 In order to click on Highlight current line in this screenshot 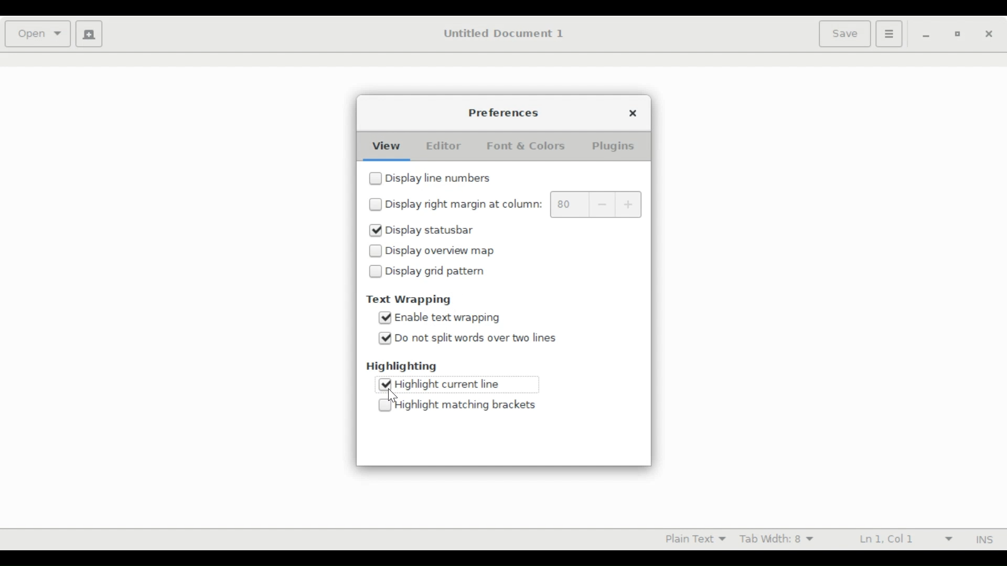, I will do `click(448, 385)`.